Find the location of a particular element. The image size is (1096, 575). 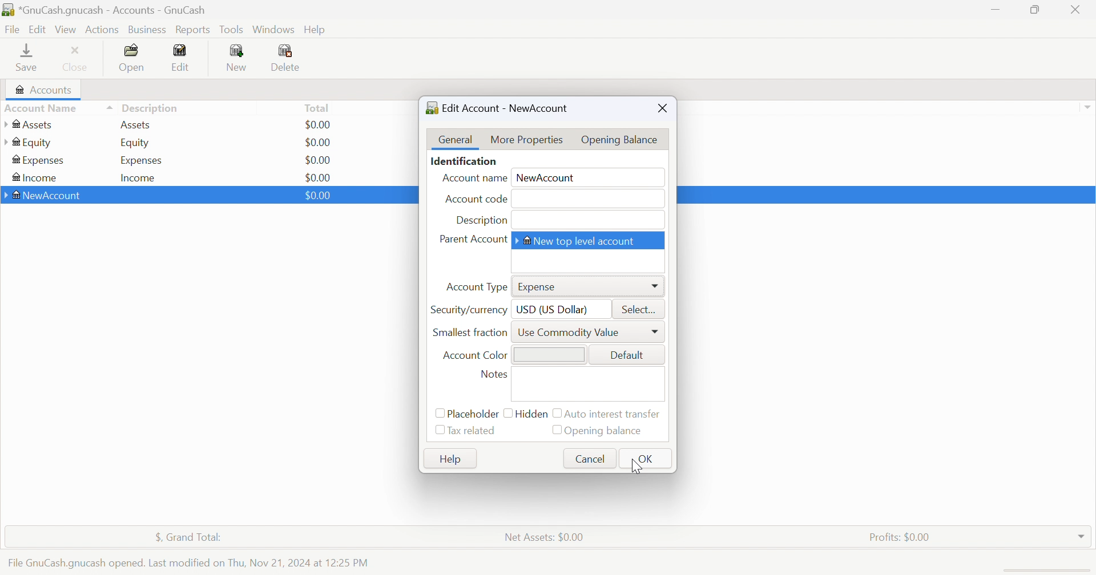

Delete is located at coordinates (289, 59).